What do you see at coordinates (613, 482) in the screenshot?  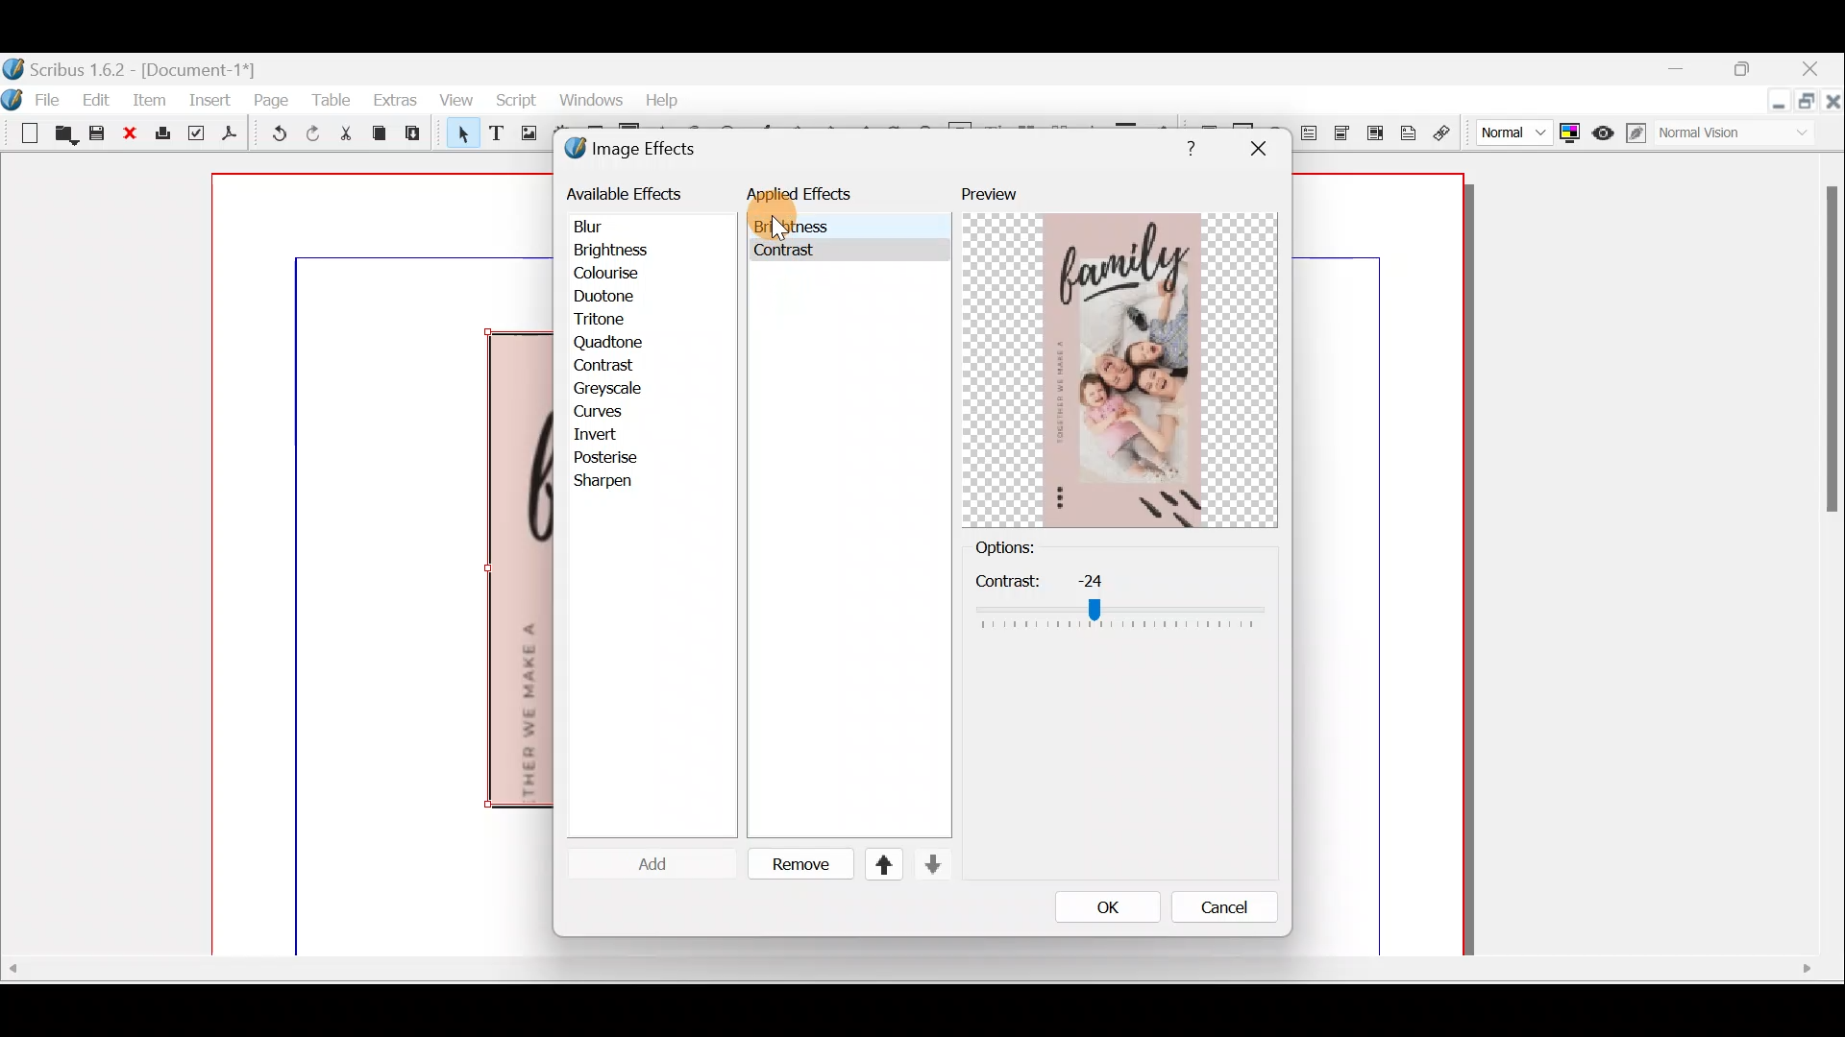 I see `Sharpen` at bounding box center [613, 482].